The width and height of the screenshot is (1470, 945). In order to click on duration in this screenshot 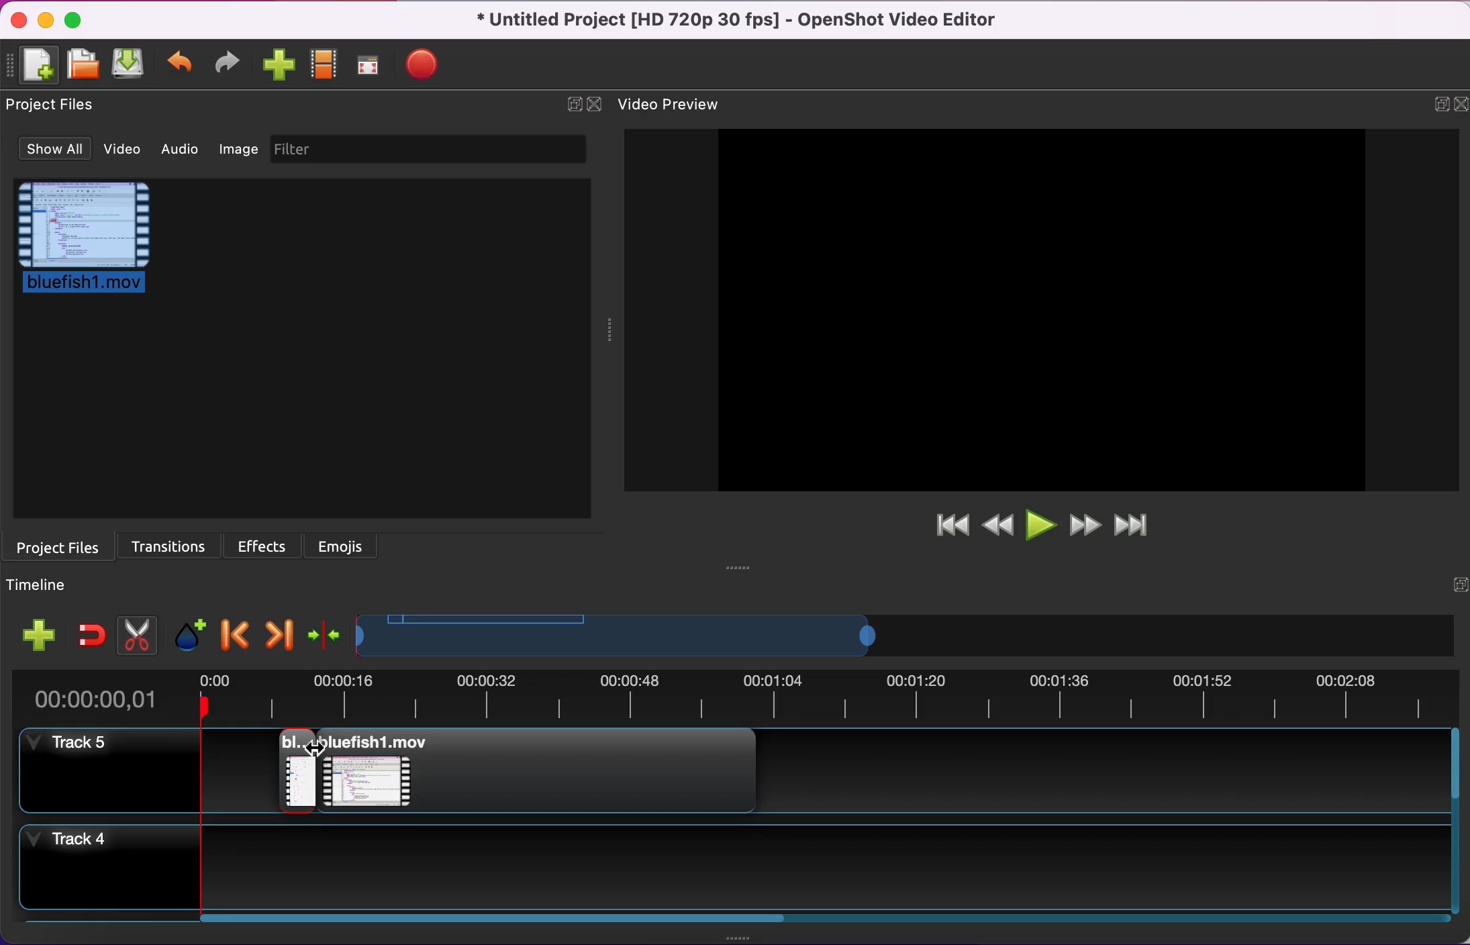, I will do `click(732, 695)`.